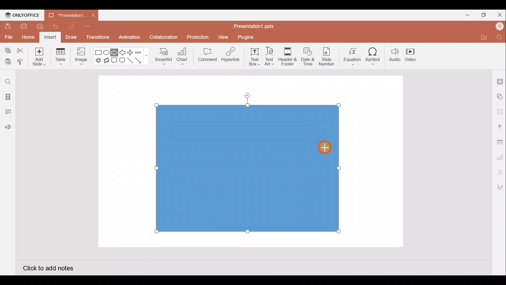  What do you see at coordinates (89, 28) in the screenshot?
I see `Customize quick access toolbar` at bounding box center [89, 28].